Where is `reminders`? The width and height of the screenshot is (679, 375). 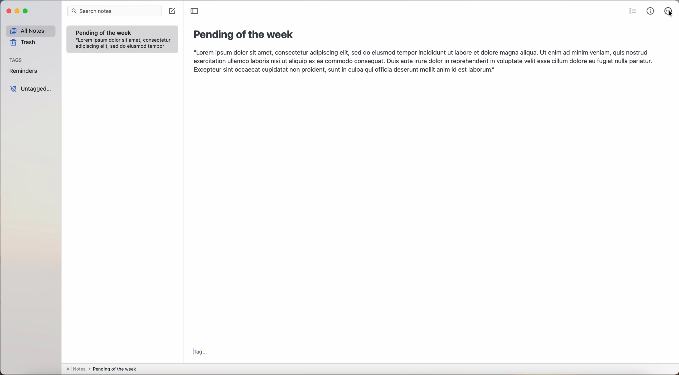 reminders is located at coordinates (25, 72).